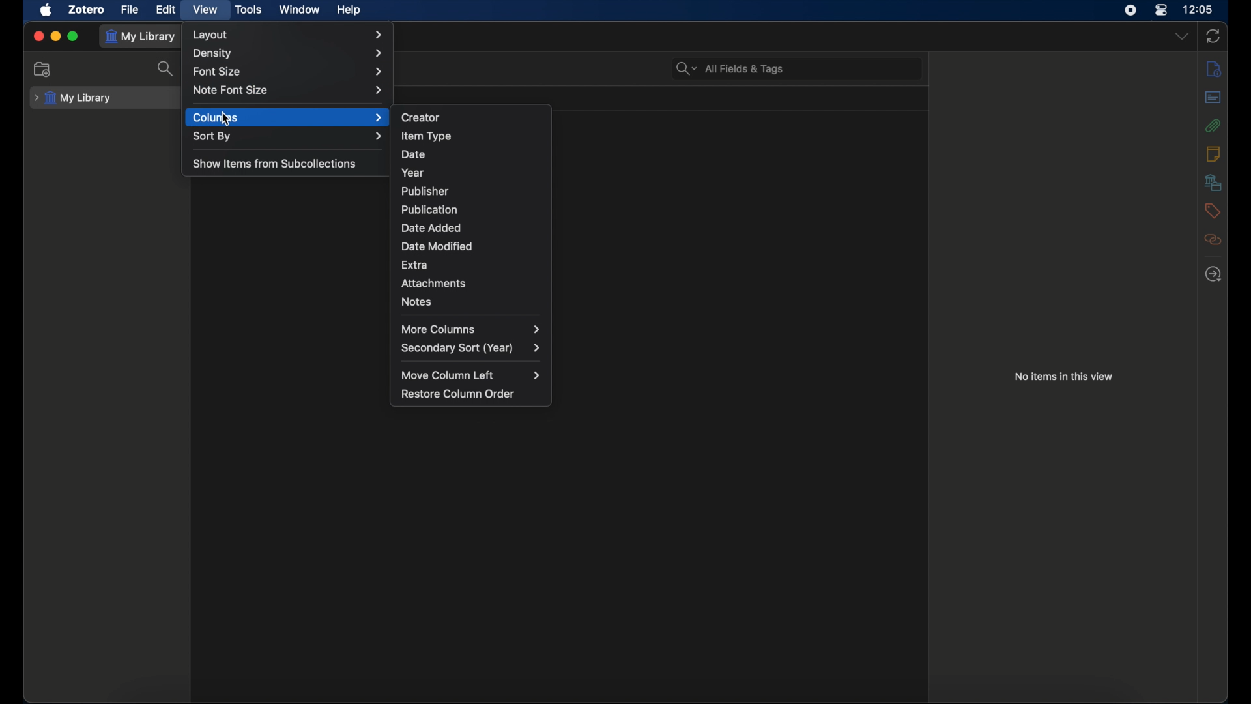 This screenshot has width=1251, height=704. What do you see at coordinates (1213, 210) in the screenshot?
I see `tags` at bounding box center [1213, 210].